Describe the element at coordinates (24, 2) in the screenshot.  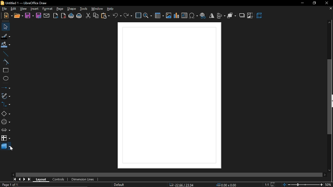
I see `Untitled 1 - LibreOffice Draw` at that location.